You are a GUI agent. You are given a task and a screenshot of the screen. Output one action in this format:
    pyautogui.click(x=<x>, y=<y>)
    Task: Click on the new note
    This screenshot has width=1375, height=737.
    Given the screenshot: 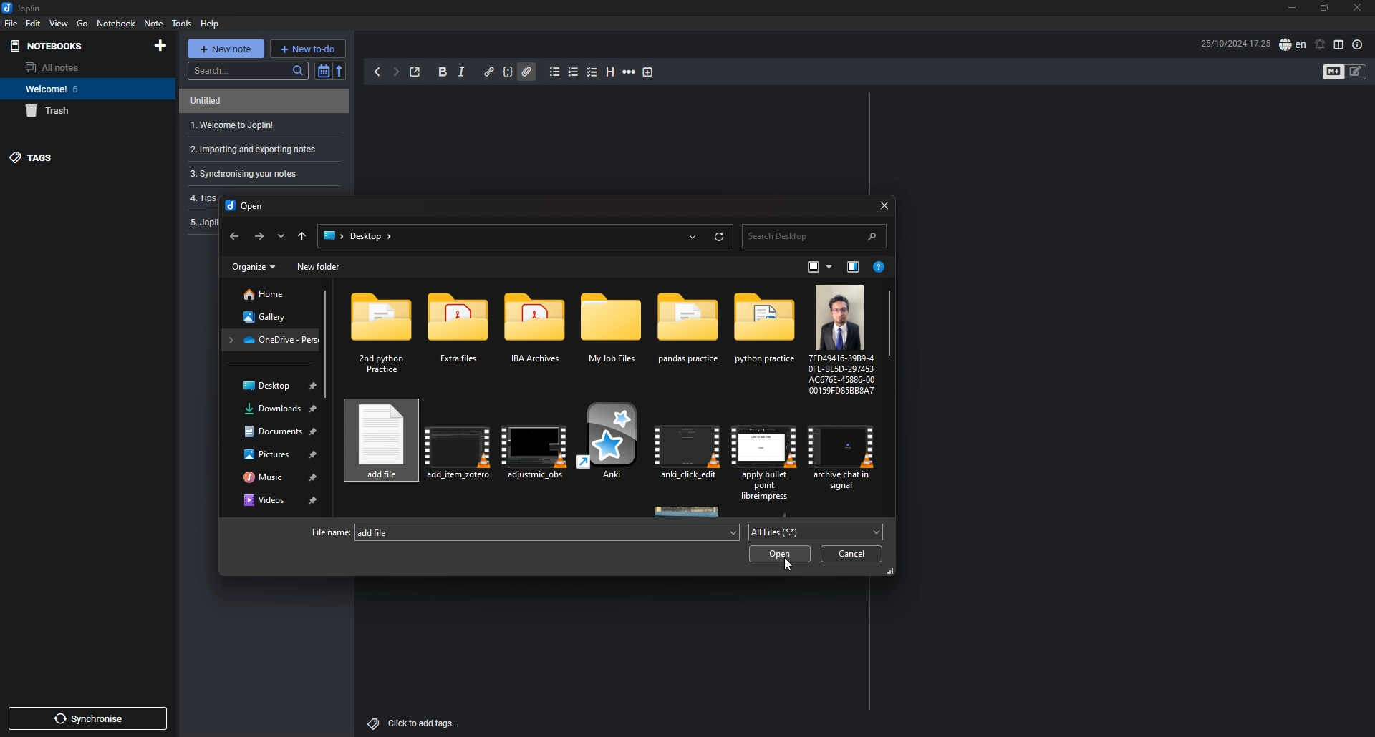 What is the action you would take?
    pyautogui.click(x=226, y=49)
    